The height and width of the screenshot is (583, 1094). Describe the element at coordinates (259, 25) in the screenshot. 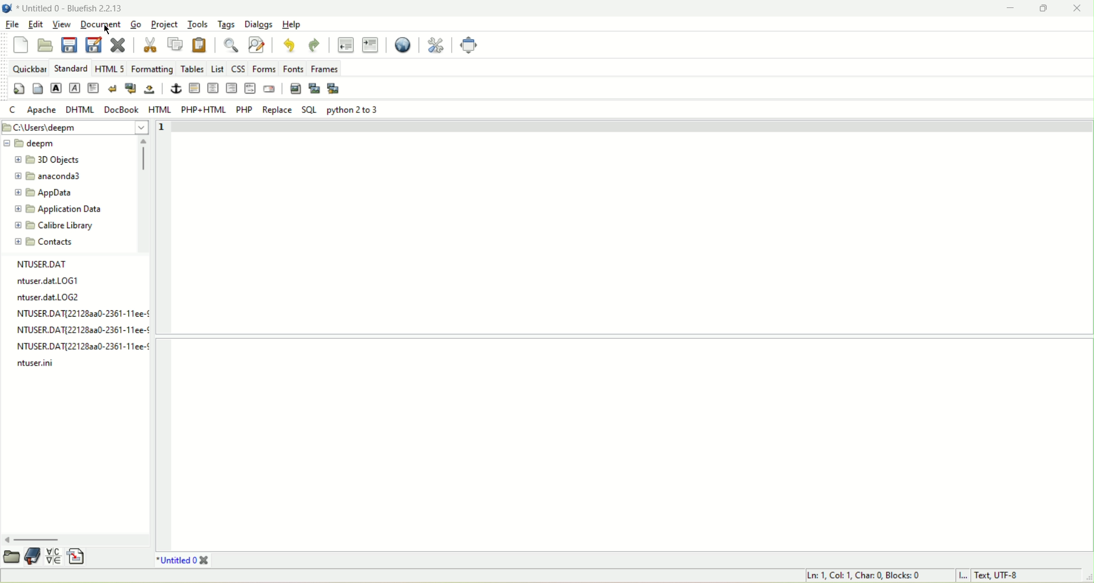

I see `dialogs` at that location.